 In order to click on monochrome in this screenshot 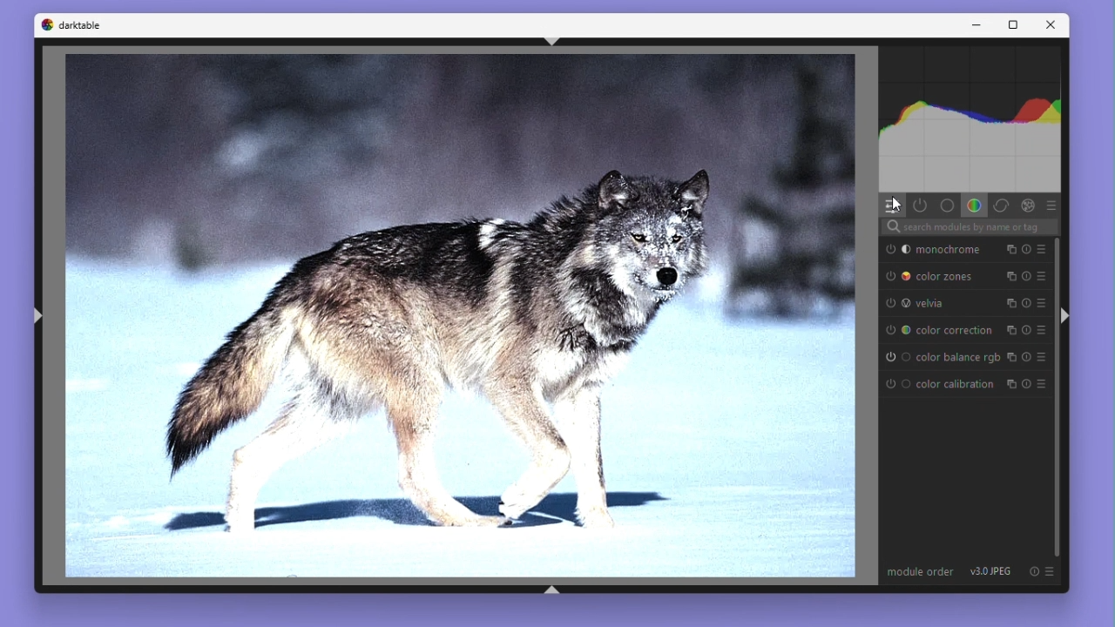, I will do `click(939, 250)`.